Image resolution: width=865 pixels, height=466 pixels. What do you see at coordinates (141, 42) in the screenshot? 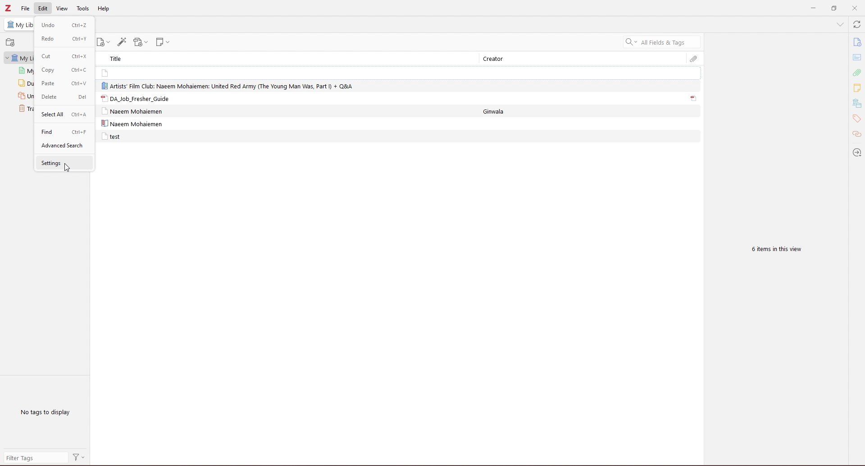
I see `add attachment` at bounding box center [141, 42].